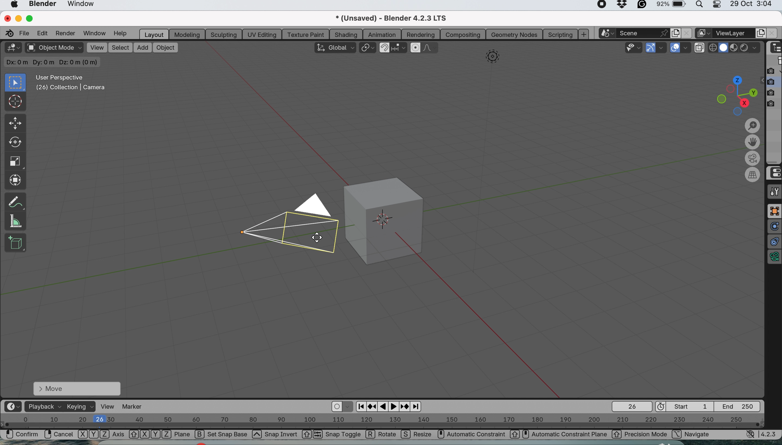 This screenshot has width=782, height=445. Describe the element at coordinates (771, 34) in the screenshot. I see `close` at that location.